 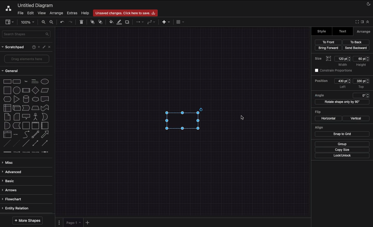 I want to click on Misc, so click(x=8, y=162).